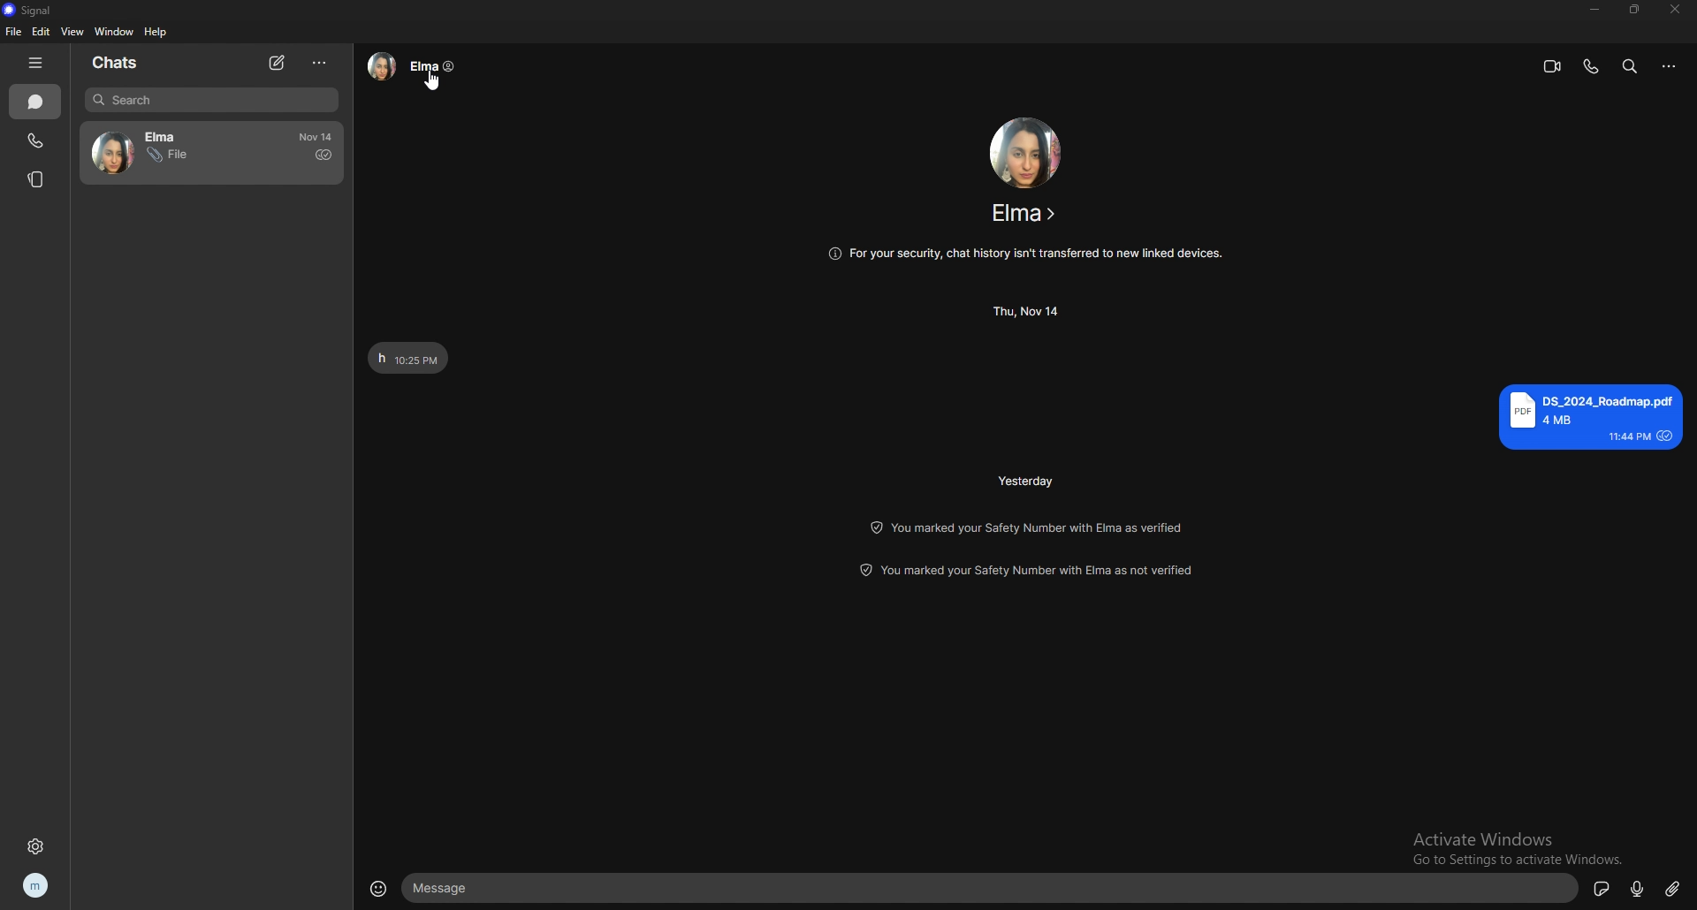  I want to click on search message, so click(1630, 66).